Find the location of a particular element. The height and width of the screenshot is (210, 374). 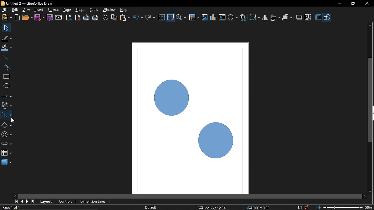

Insert hyperlink is located at coordinates (243, 18).